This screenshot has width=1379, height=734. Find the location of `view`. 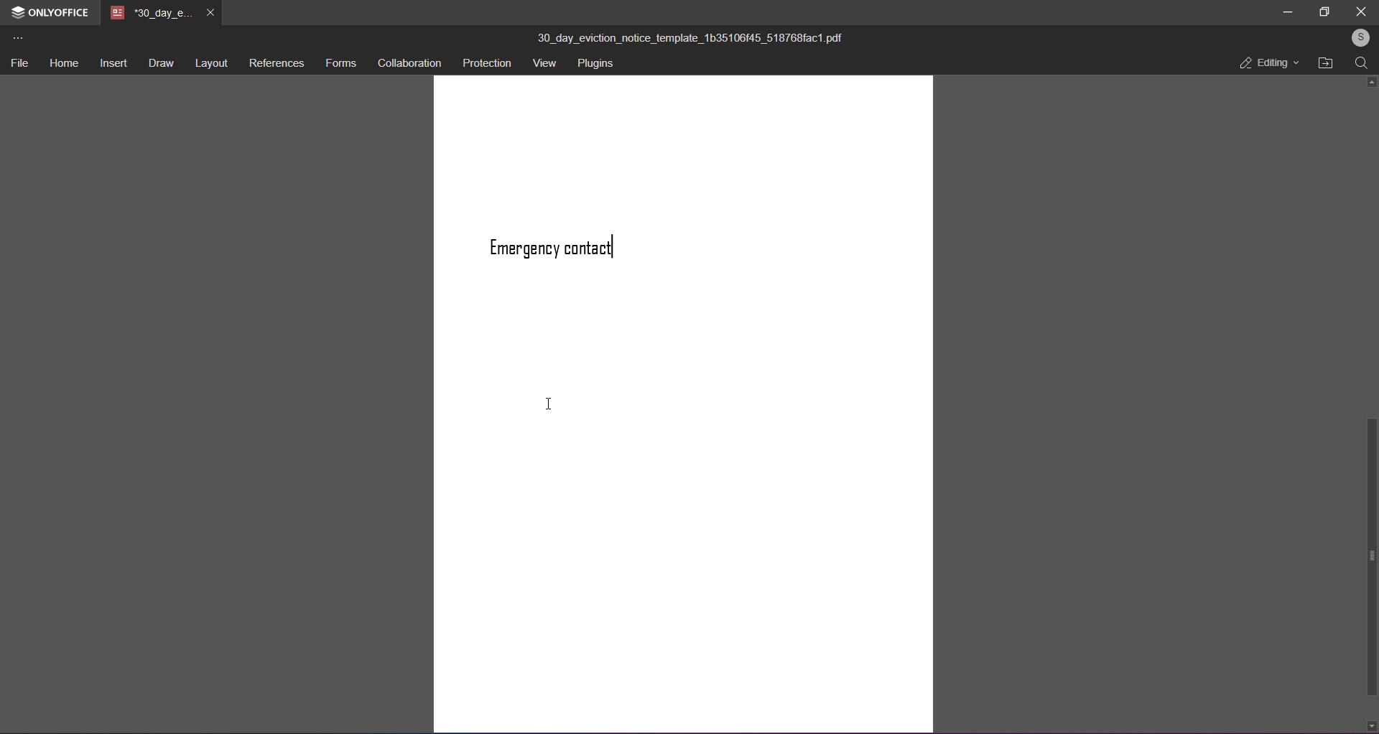

view is located at coordinates (544, 64).